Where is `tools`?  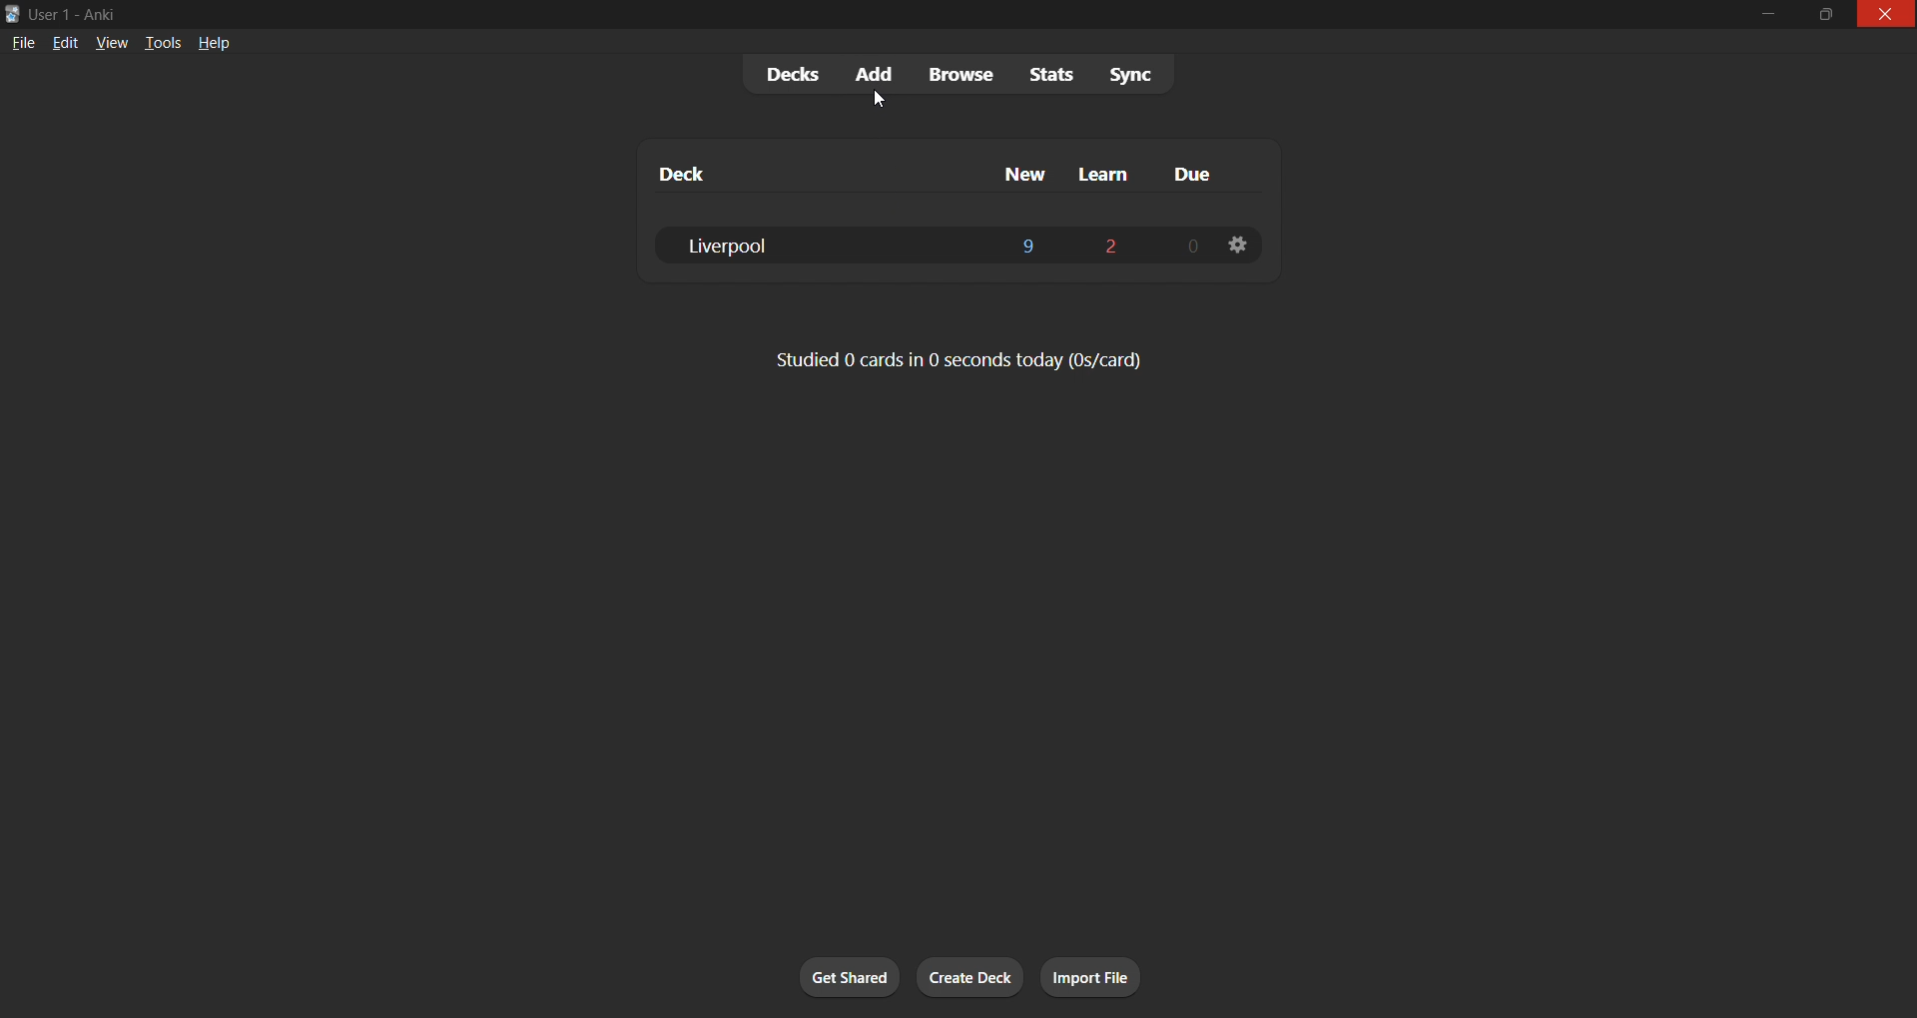 tools is located at coordinates (162, 45).